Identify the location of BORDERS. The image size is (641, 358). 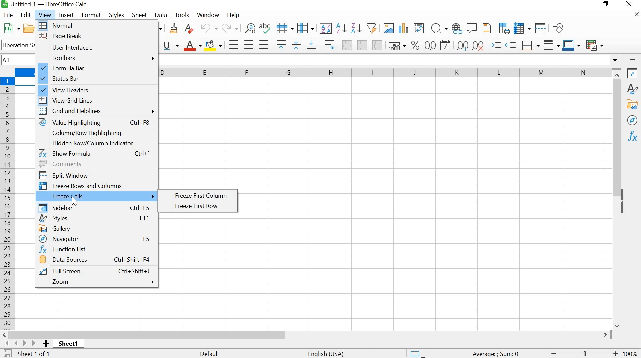
(529, 46).